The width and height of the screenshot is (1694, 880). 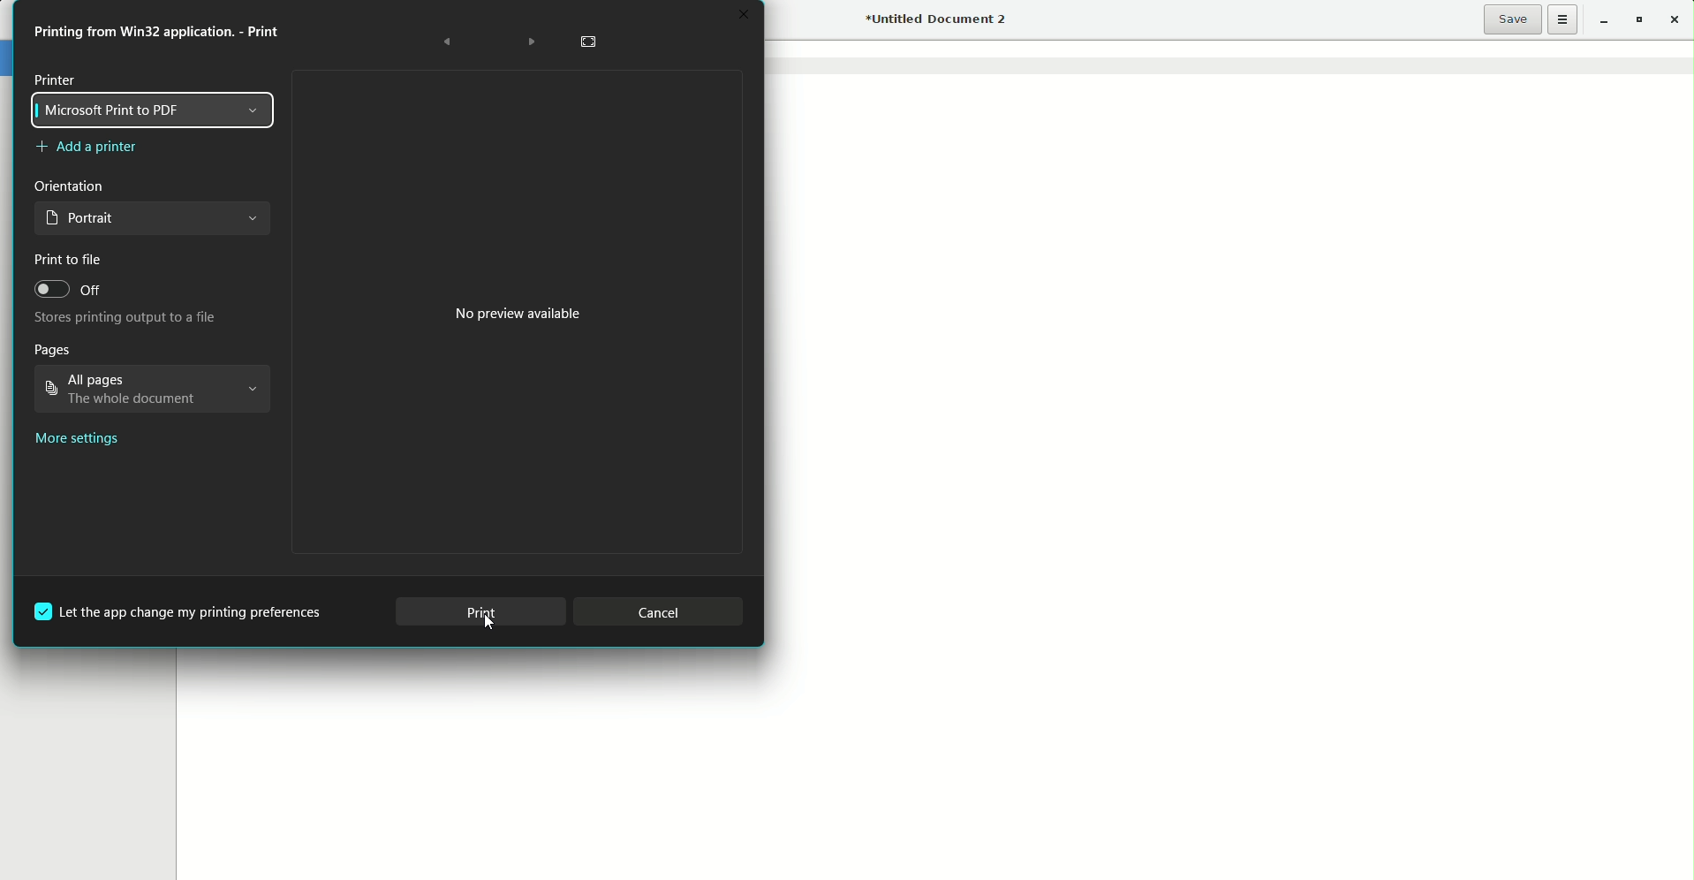 I want to click on Save, so click(x=1512, y=19).